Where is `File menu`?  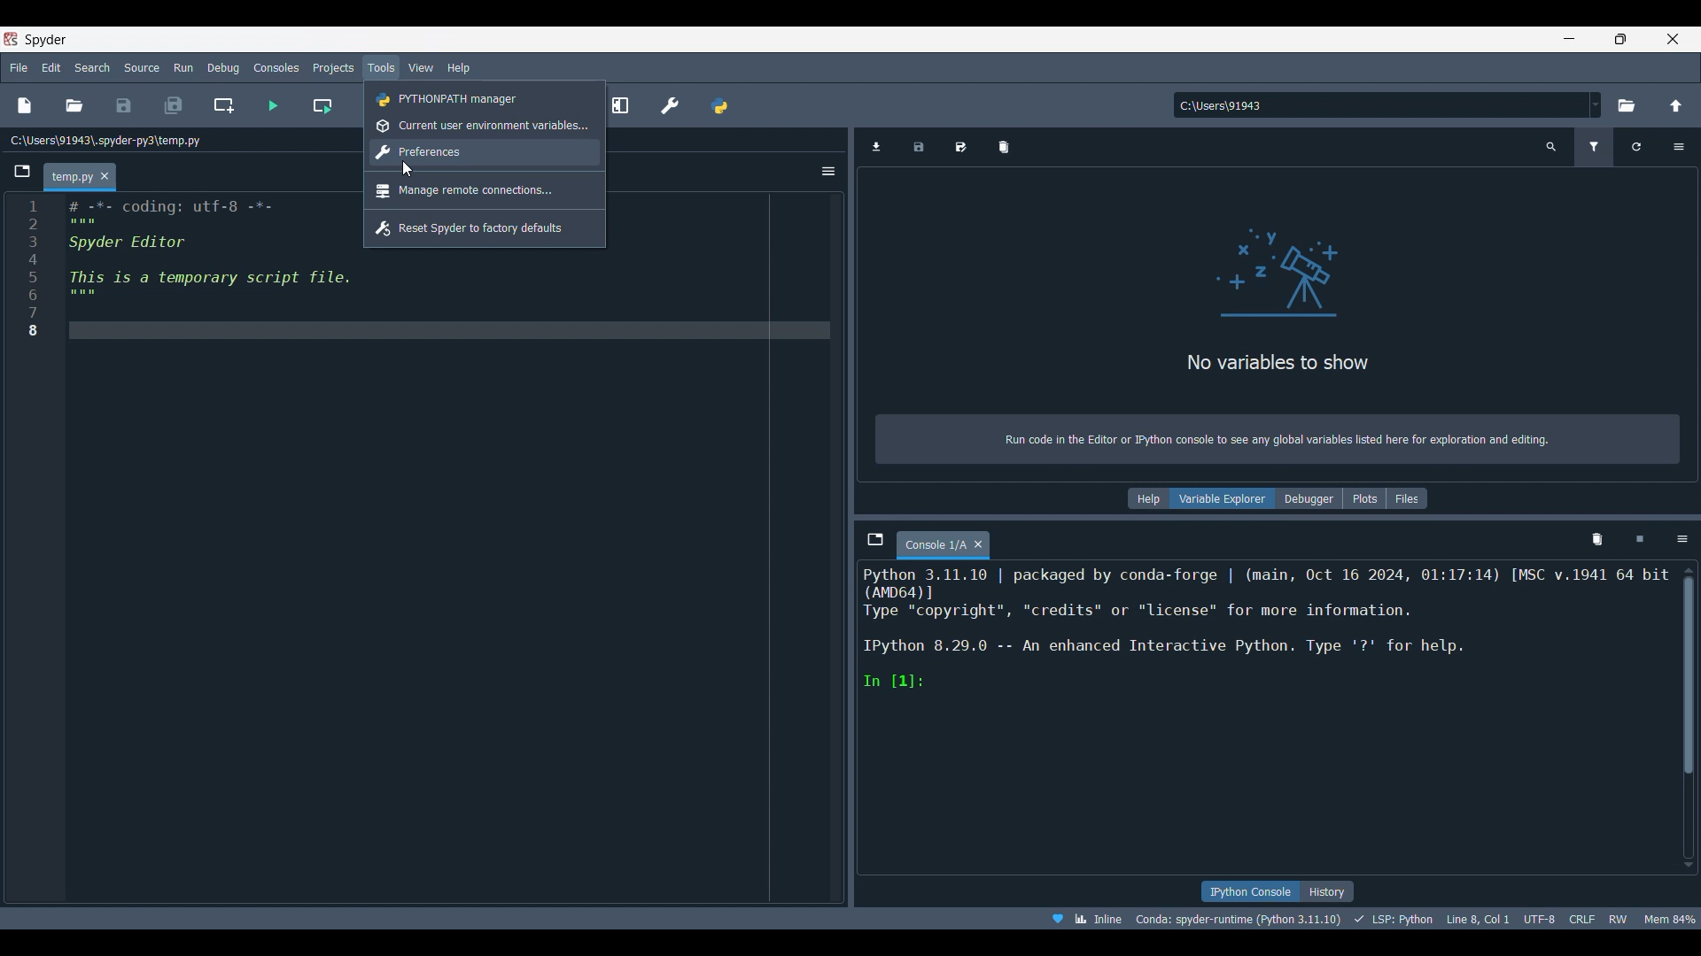 File menu is located at coordinates (19, 68).